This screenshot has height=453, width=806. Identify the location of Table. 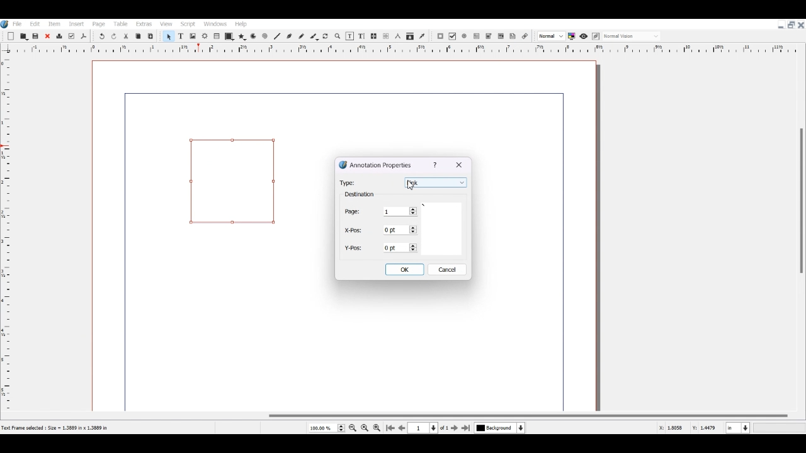
(120, 24).